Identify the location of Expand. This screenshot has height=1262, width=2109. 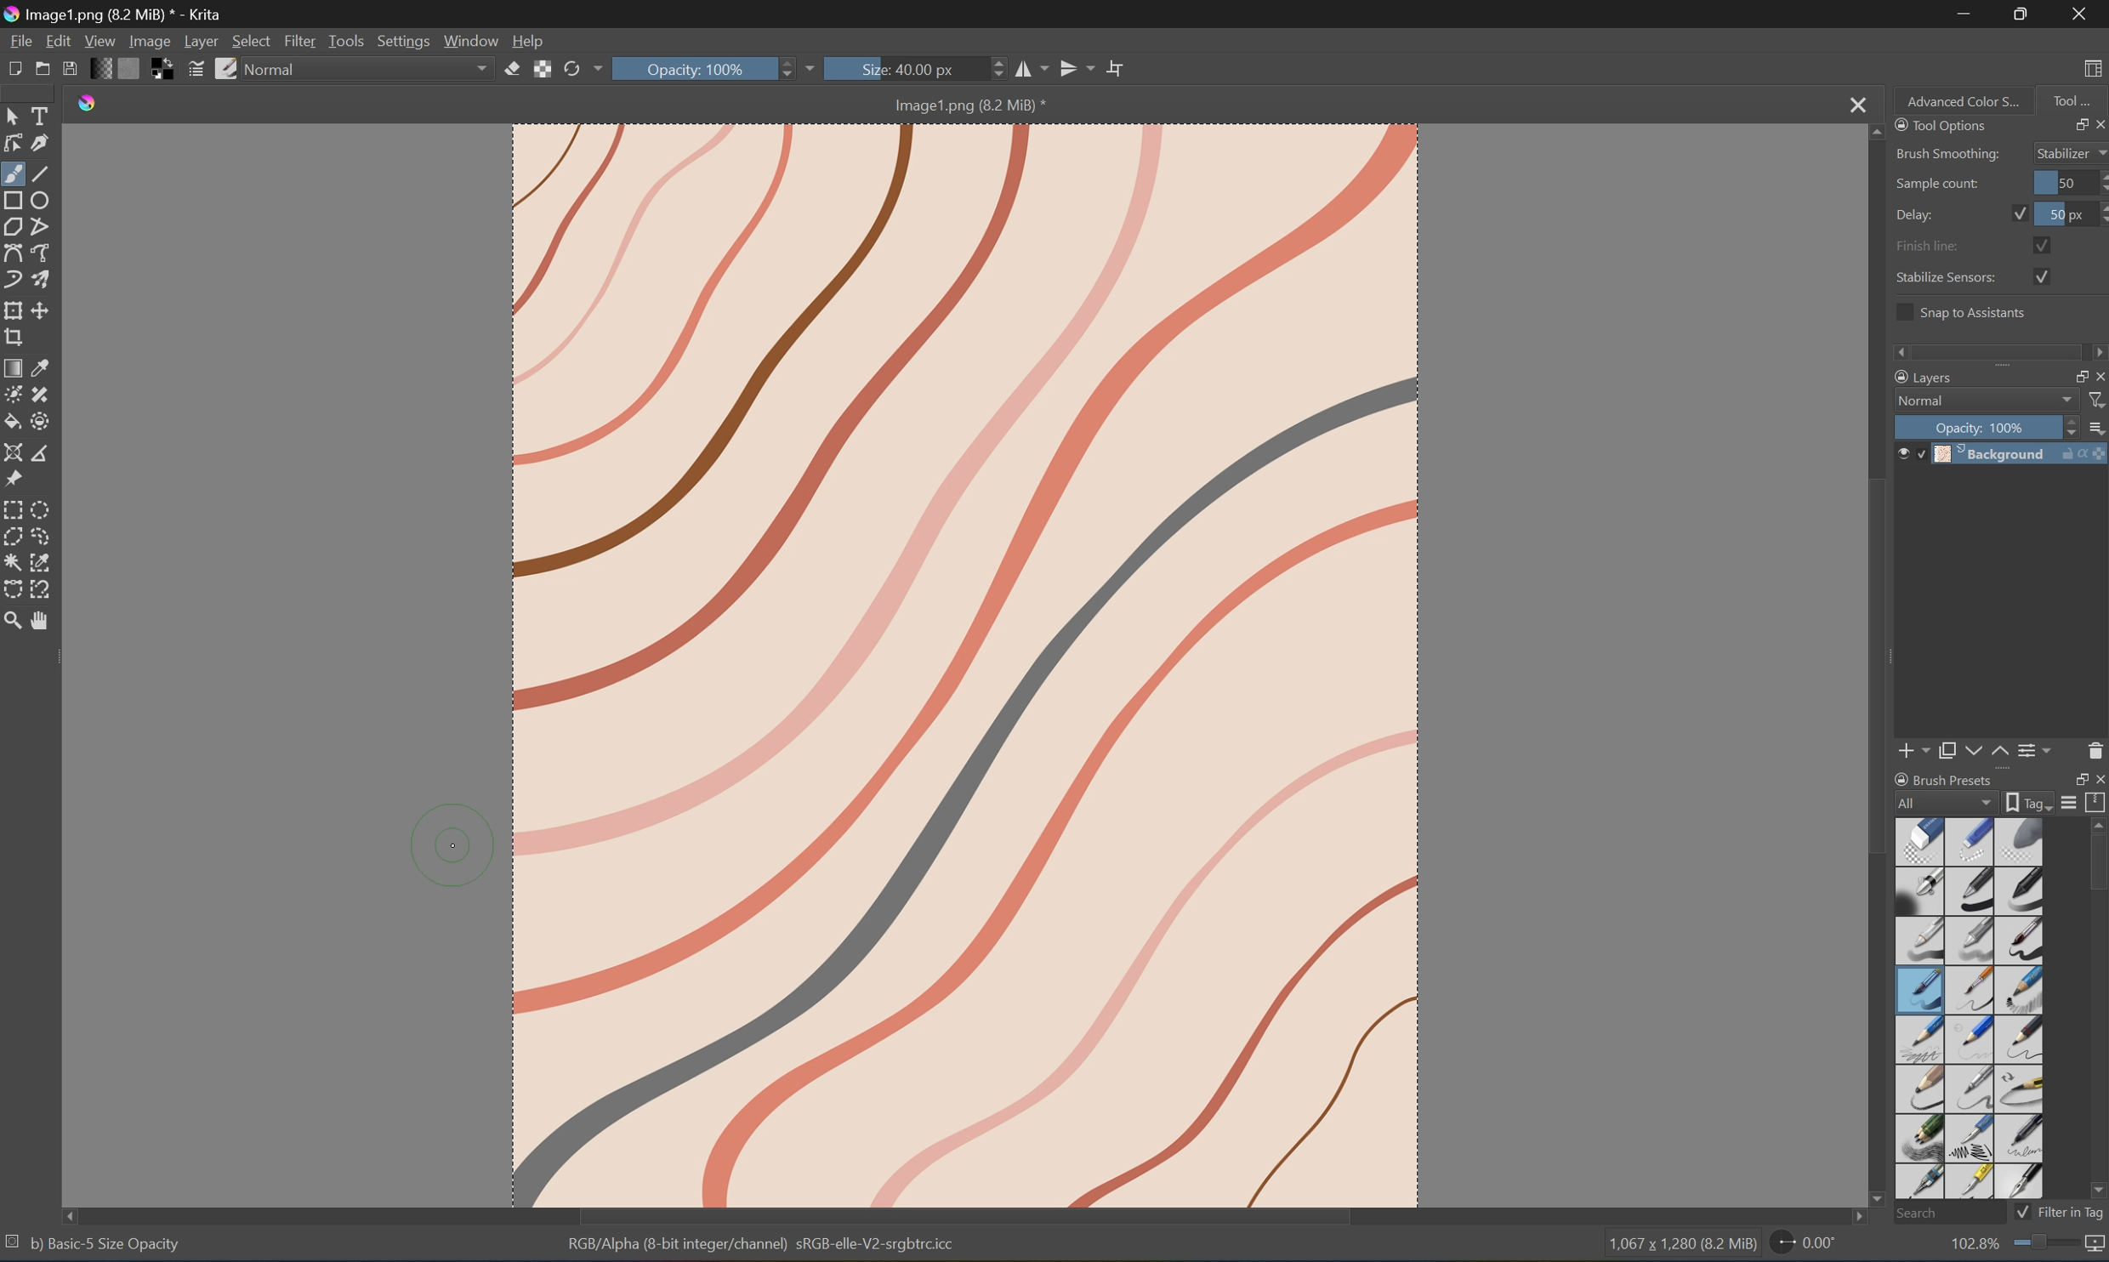
(2008, 370).